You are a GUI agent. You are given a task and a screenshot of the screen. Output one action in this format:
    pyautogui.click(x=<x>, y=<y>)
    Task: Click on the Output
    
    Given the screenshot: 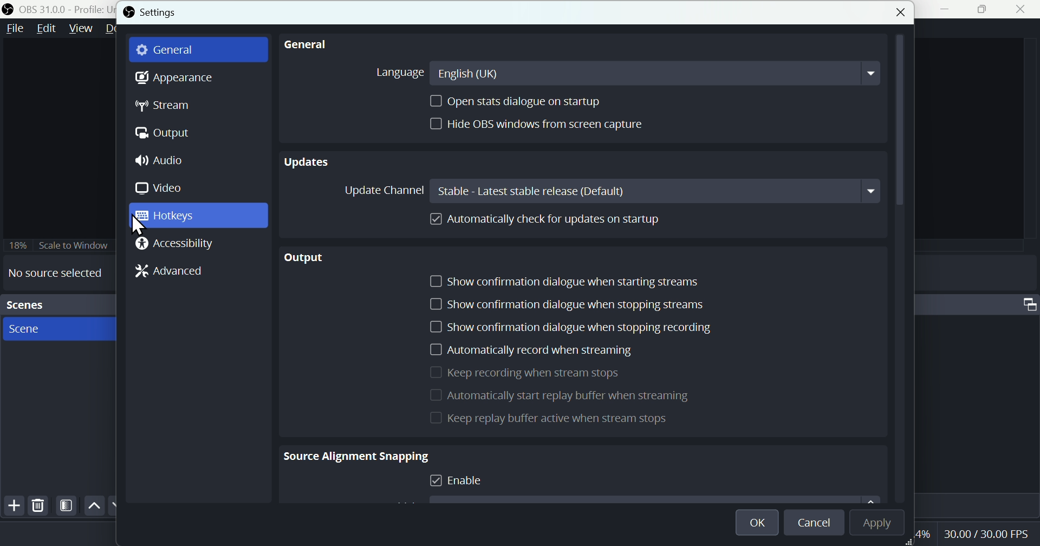 What is the action you would take?
    pyautogui.click(x=168, y=134)
    